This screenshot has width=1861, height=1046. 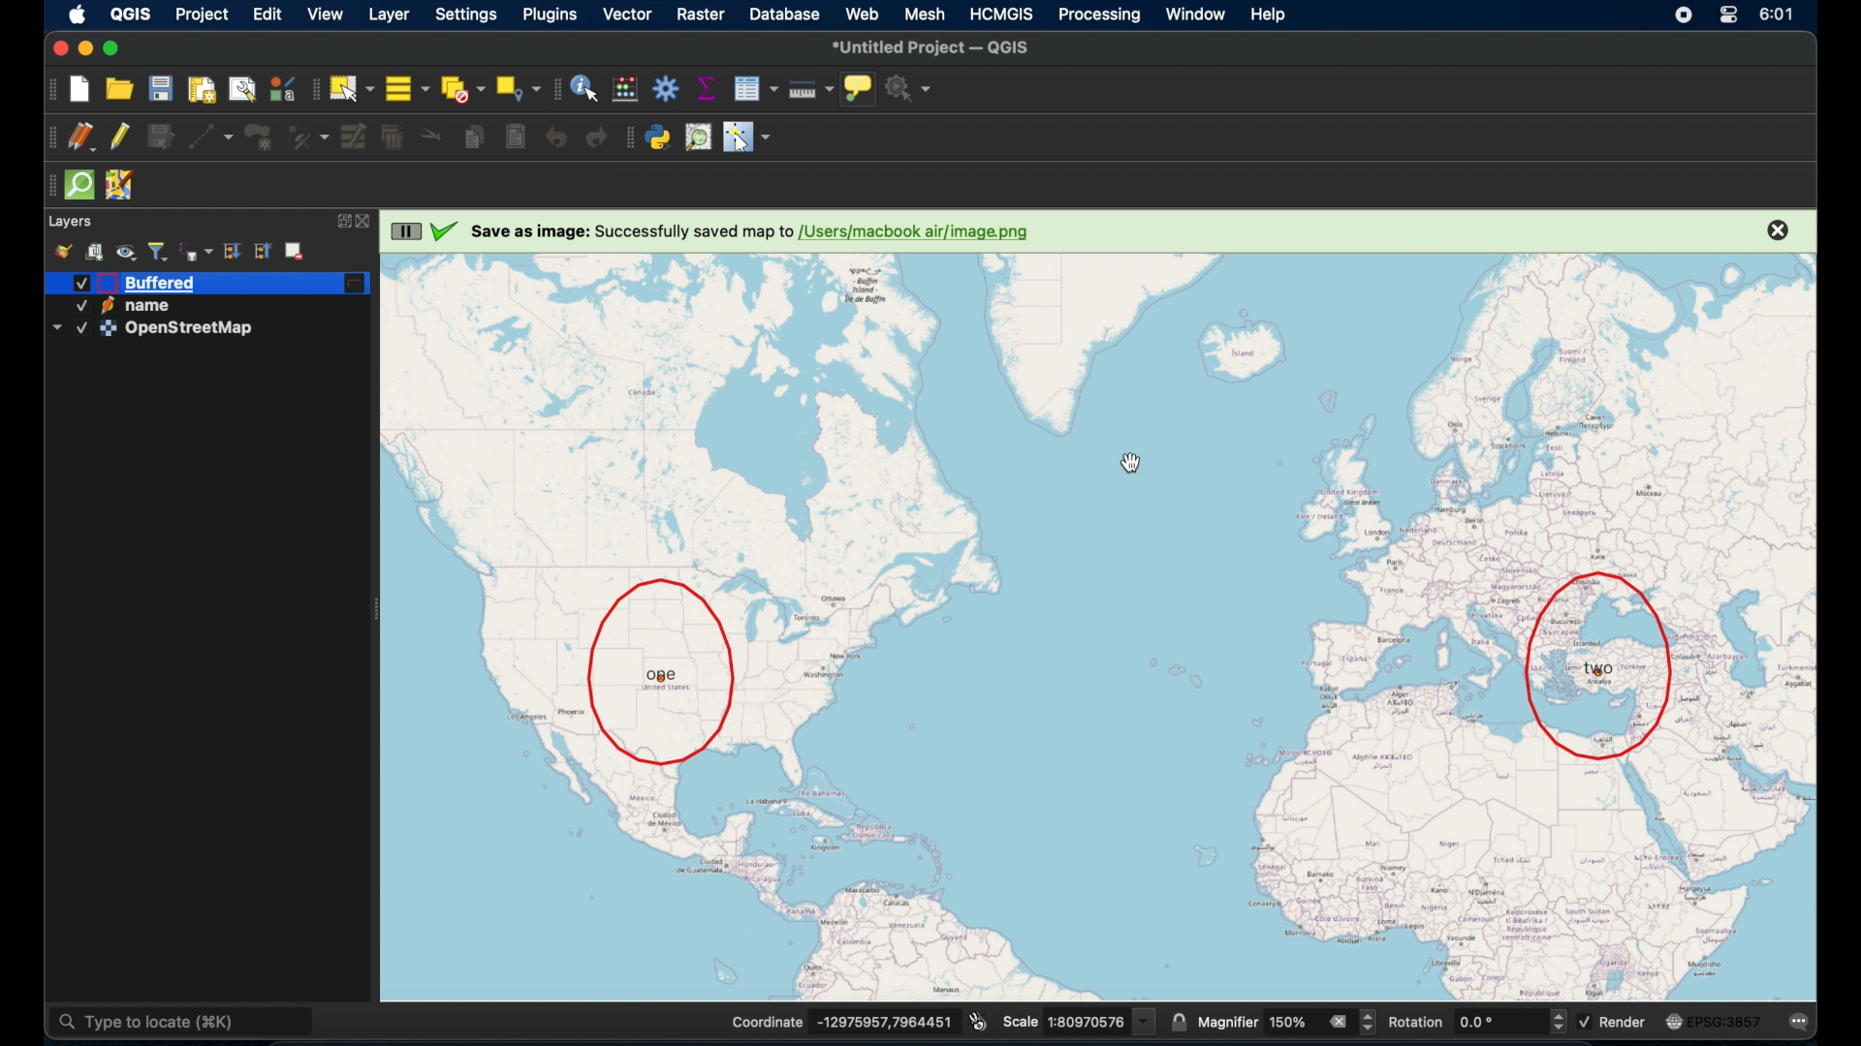 I want to click on mesh, so click(x=927, y=13).